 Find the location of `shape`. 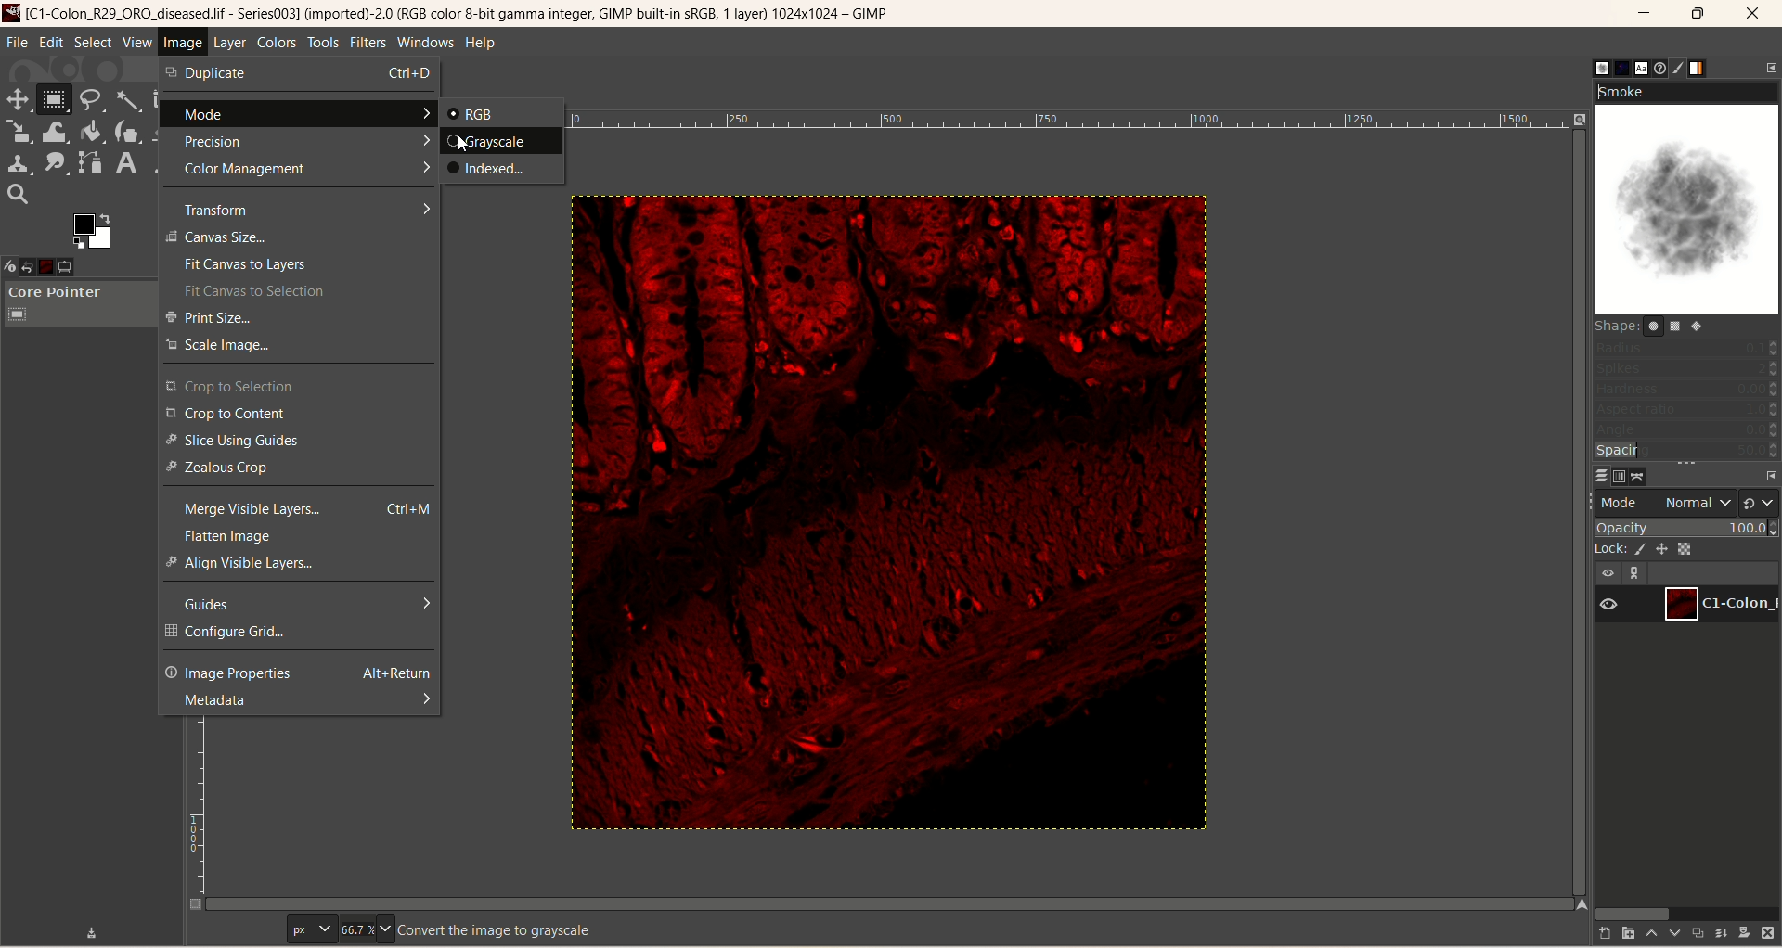

shape is located at coordinates (1653, 326).